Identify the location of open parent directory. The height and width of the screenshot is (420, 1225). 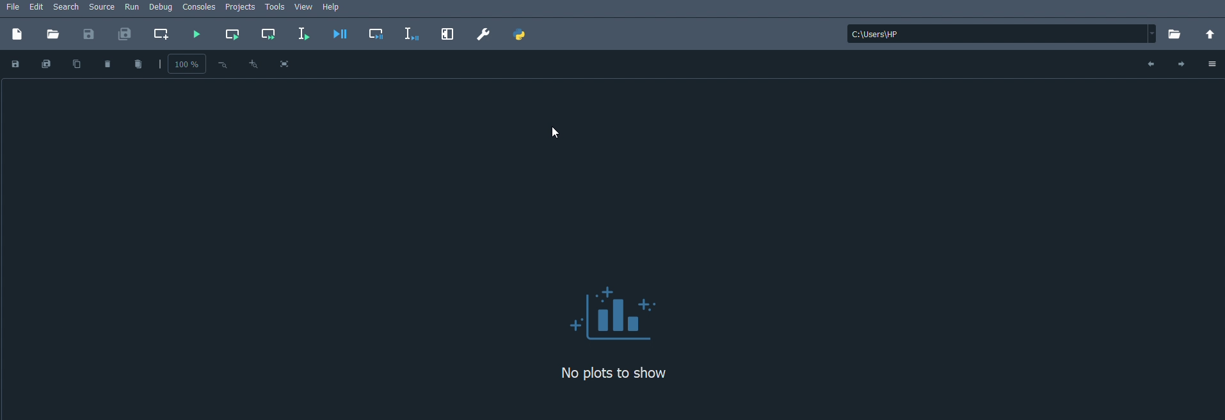
(1212, 35).